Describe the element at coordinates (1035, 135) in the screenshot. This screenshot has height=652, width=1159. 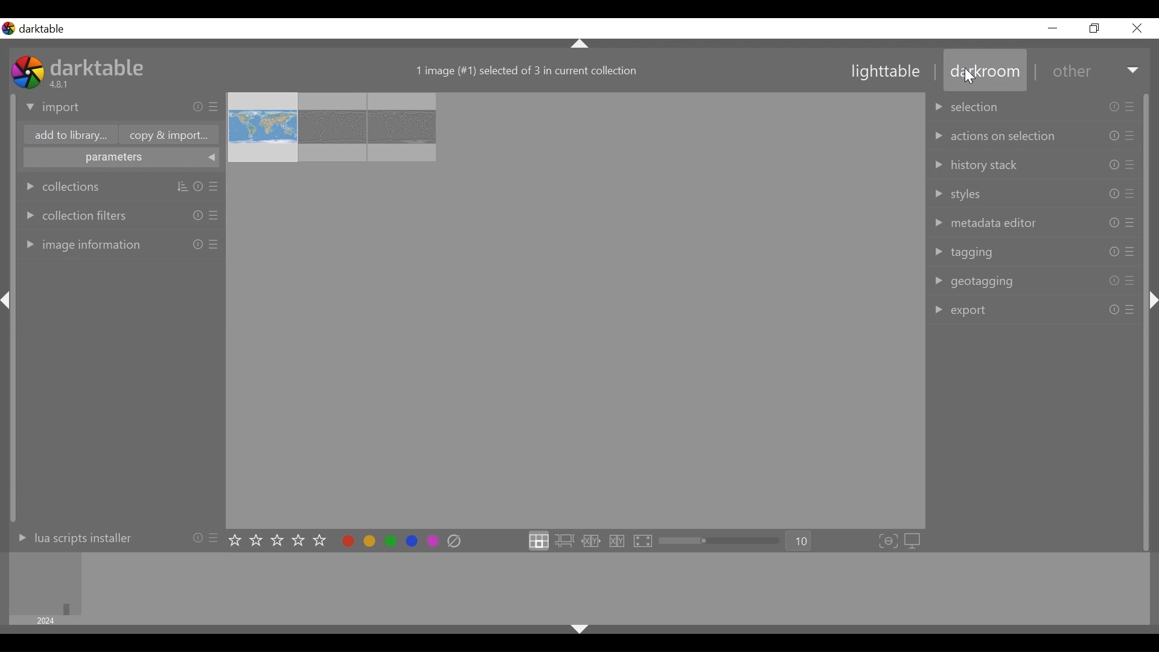
I see `action on selection` at that location.